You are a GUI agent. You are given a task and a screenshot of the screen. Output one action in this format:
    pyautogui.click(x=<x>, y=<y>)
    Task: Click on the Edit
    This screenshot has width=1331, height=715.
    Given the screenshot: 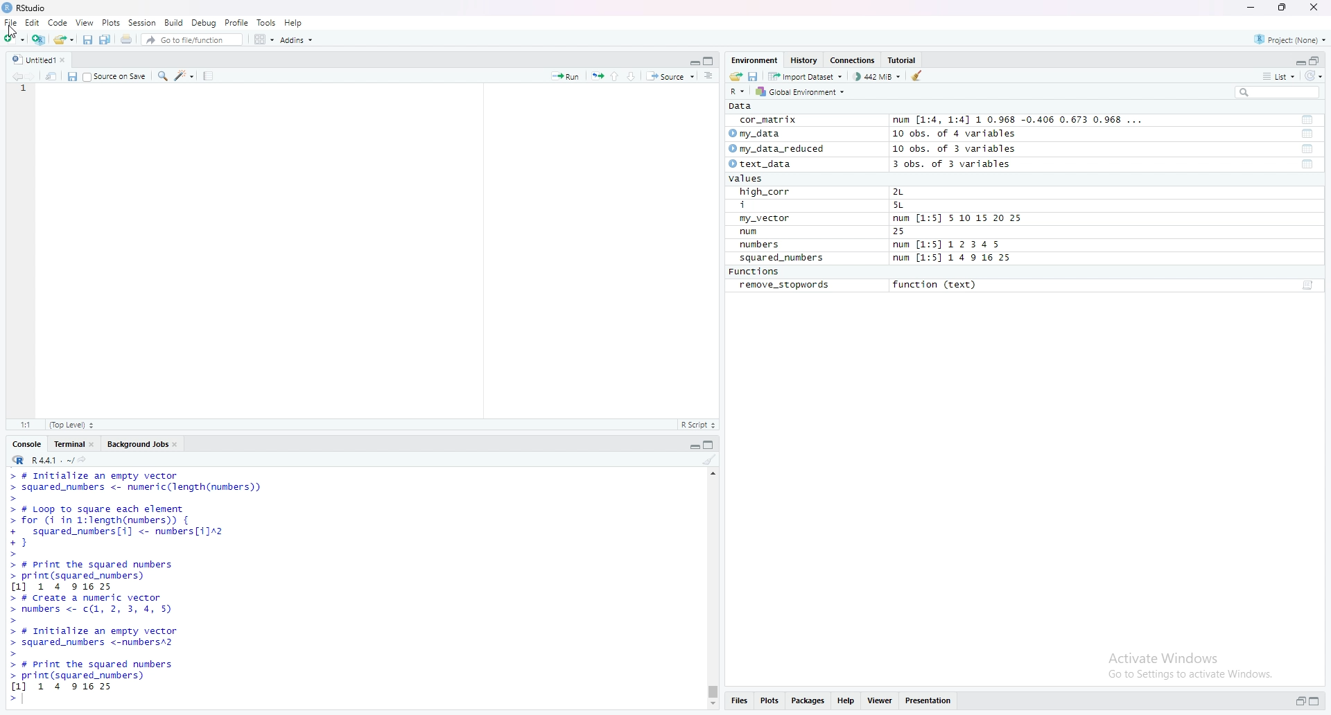 What is the action you would take?
    pyautogui.click(x=31, y=22)
    